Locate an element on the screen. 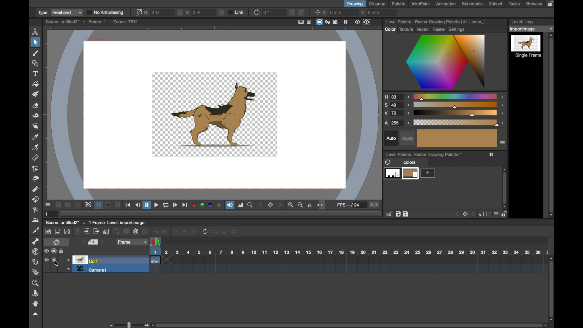 The image size is (583, 328). beginning is located at coordinates (128, 206).